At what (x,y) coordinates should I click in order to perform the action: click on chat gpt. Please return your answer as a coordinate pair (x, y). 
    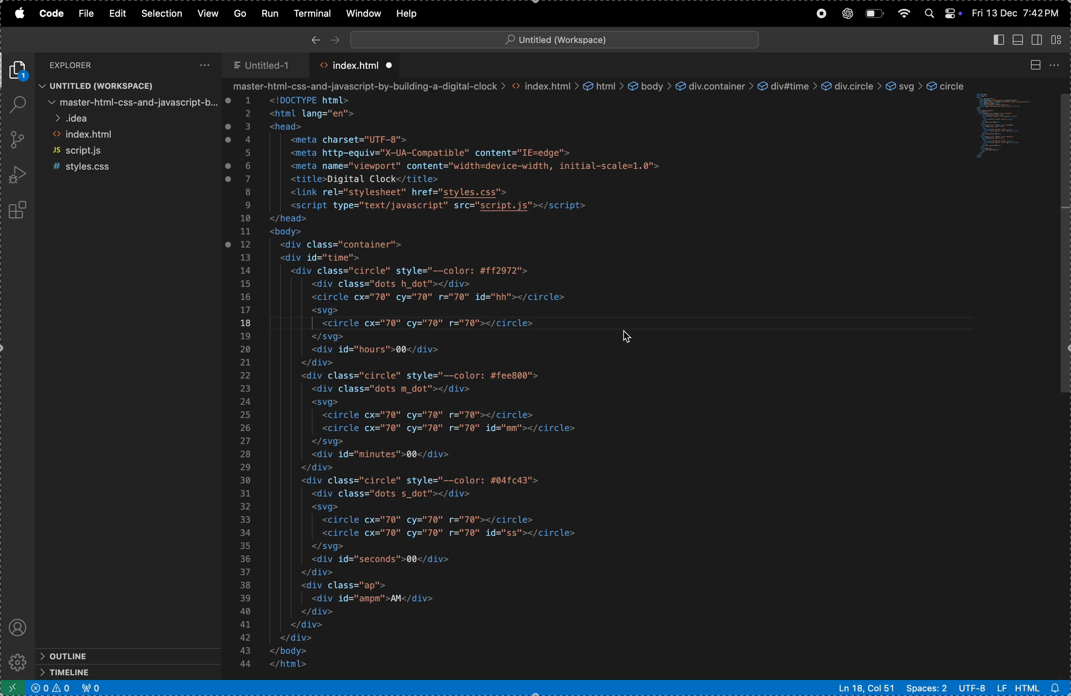
    Looking at the image, I should click on (847, 13).